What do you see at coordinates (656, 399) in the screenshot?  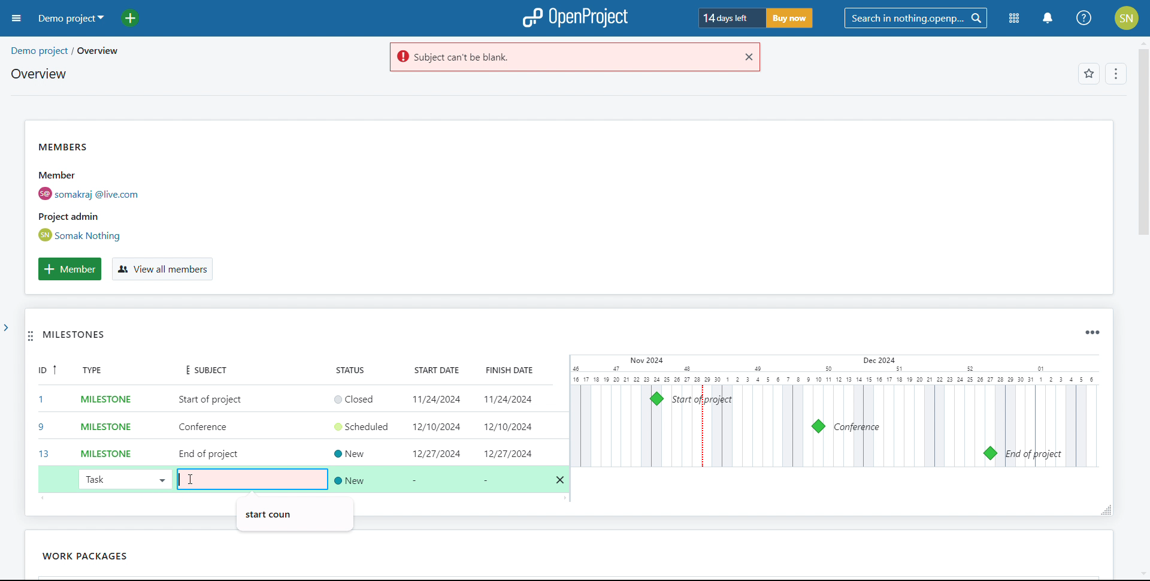 I see `milestone 1` at bounding box center [656, 399].